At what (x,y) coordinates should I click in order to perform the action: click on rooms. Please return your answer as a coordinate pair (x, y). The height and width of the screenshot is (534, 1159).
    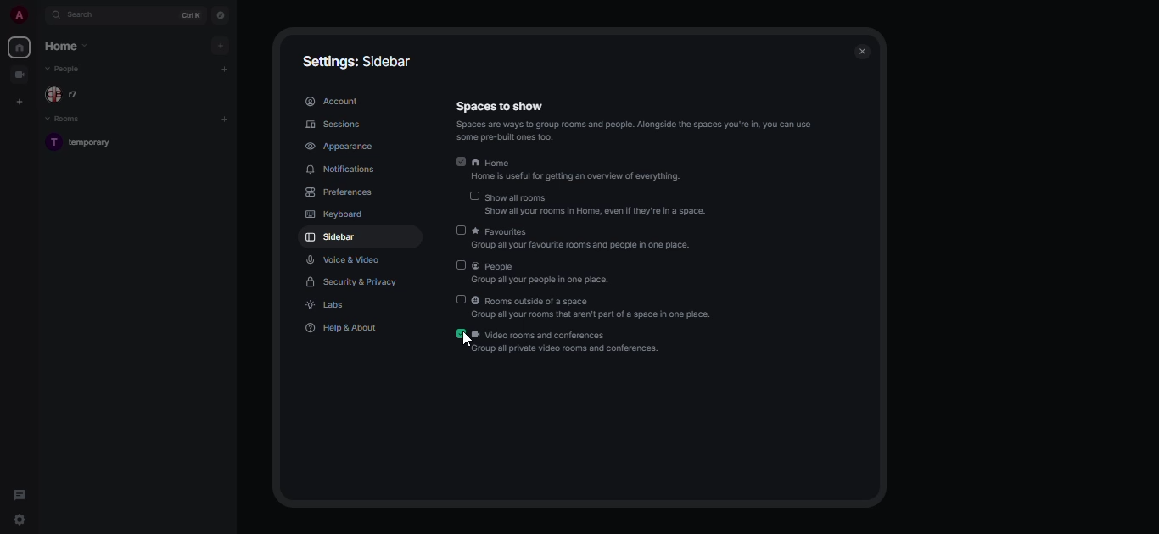
    Looking at the image, I should click on (76, 120).